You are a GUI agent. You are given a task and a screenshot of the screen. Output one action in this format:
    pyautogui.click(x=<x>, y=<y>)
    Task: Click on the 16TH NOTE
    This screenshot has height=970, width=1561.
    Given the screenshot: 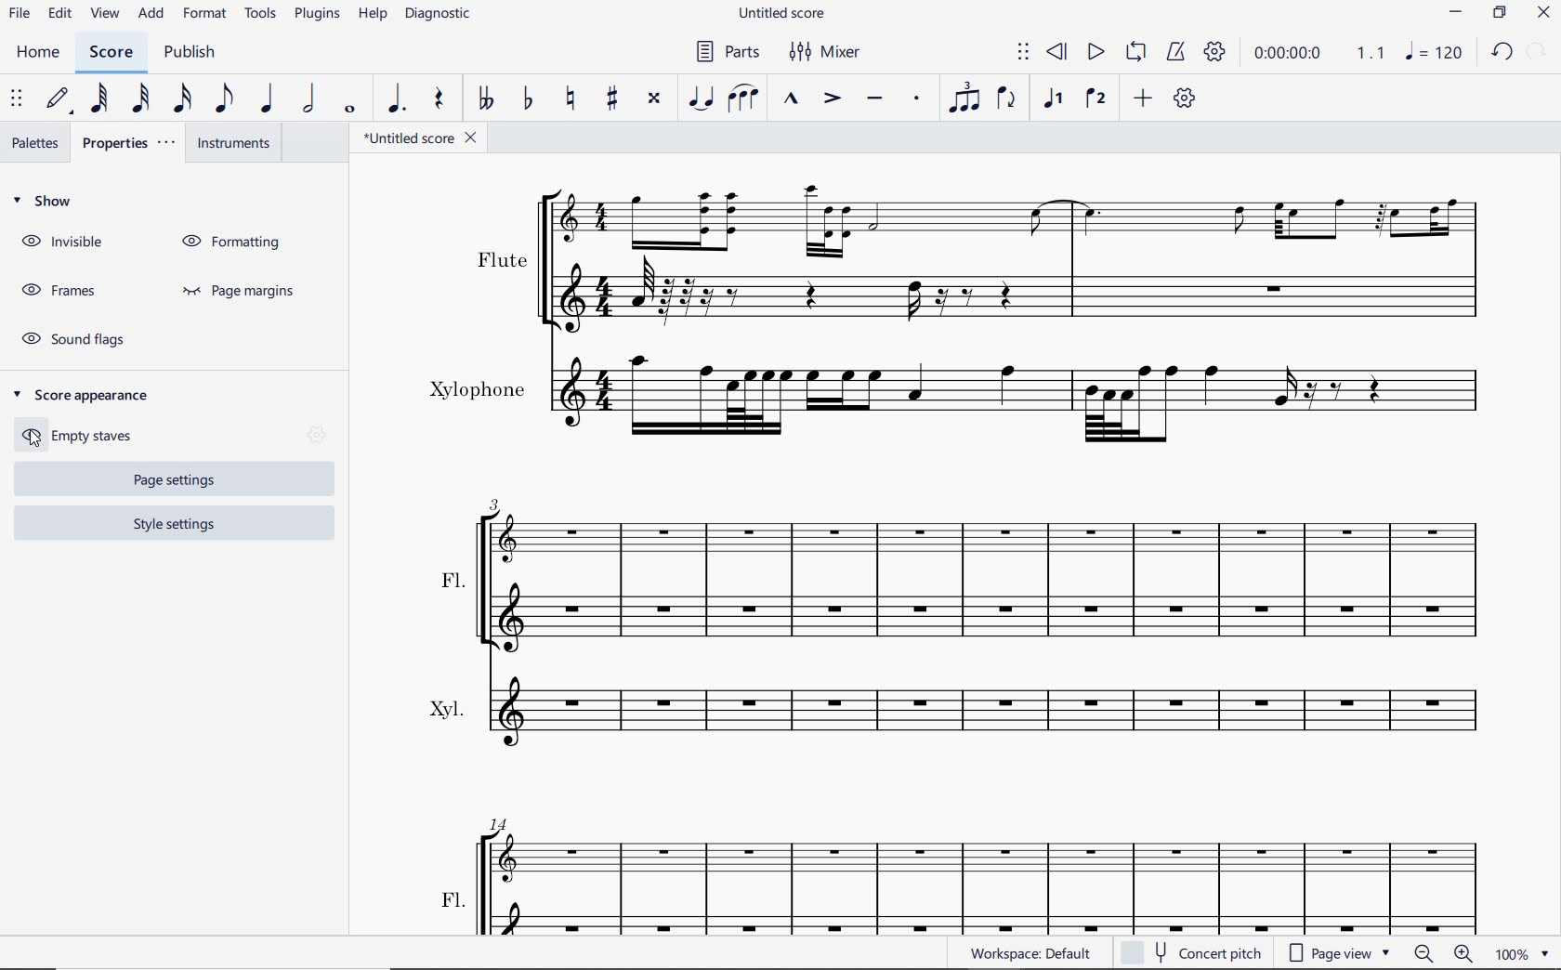 What is the action you would take?
    pyautogui.click(x=178, y=99)
    